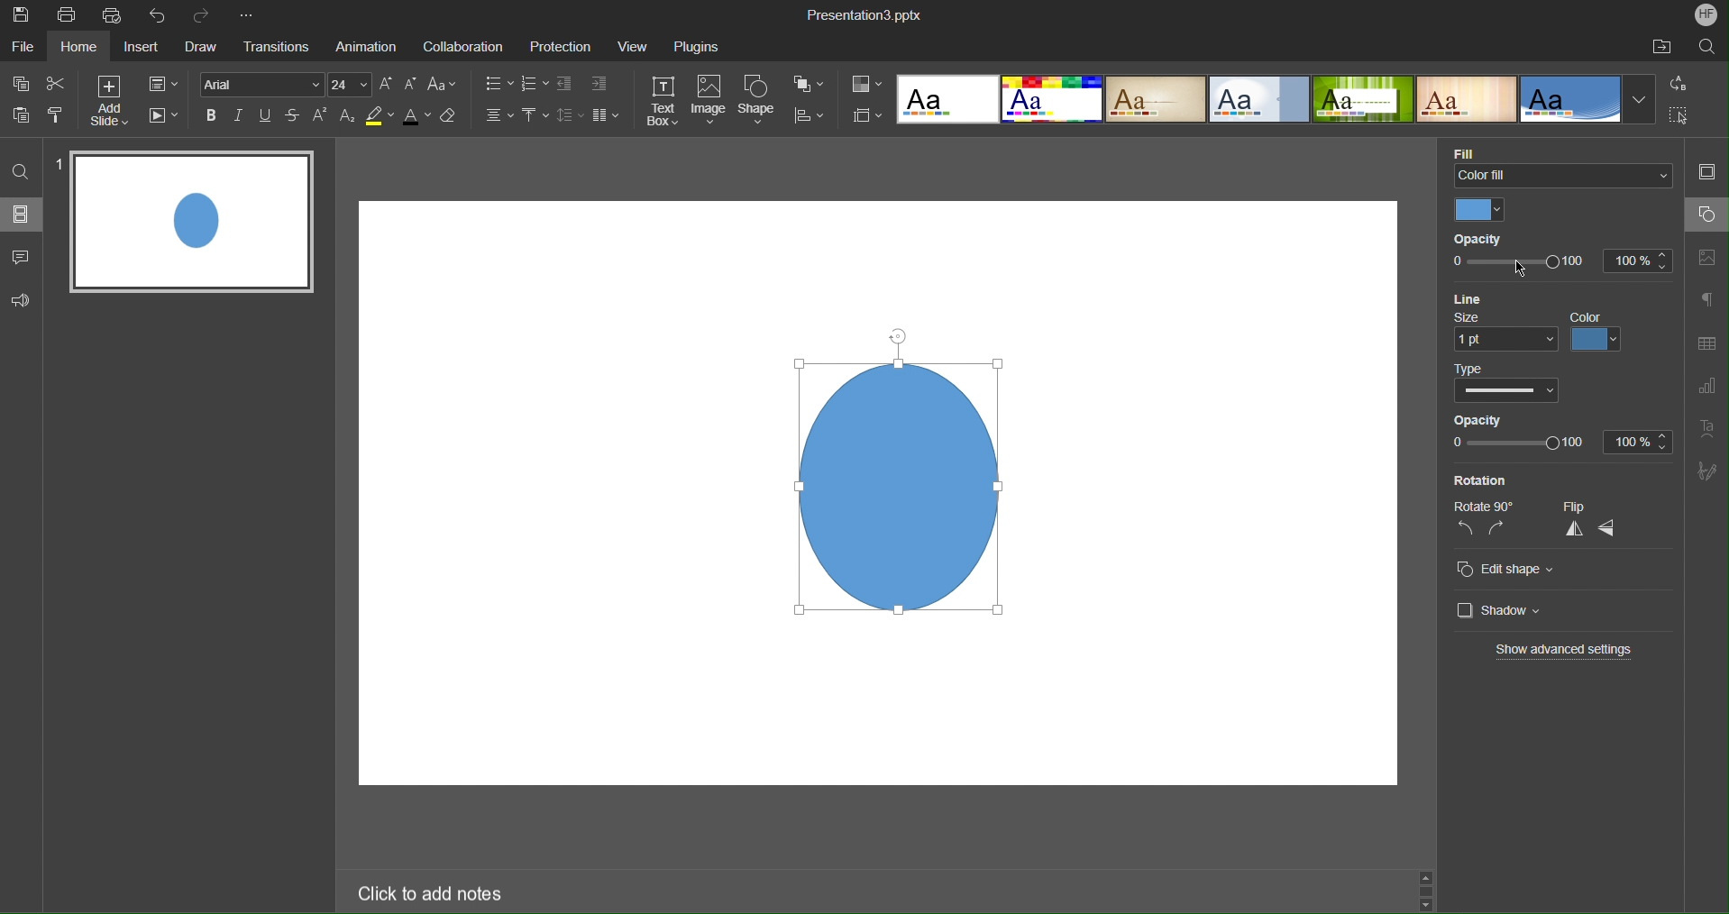 Image resolution: width=1729 pixels, height=914 pixels. Describe the element at coordinates (1560, 266) in the screenshot. I see `Opacity adjuster` at that location.